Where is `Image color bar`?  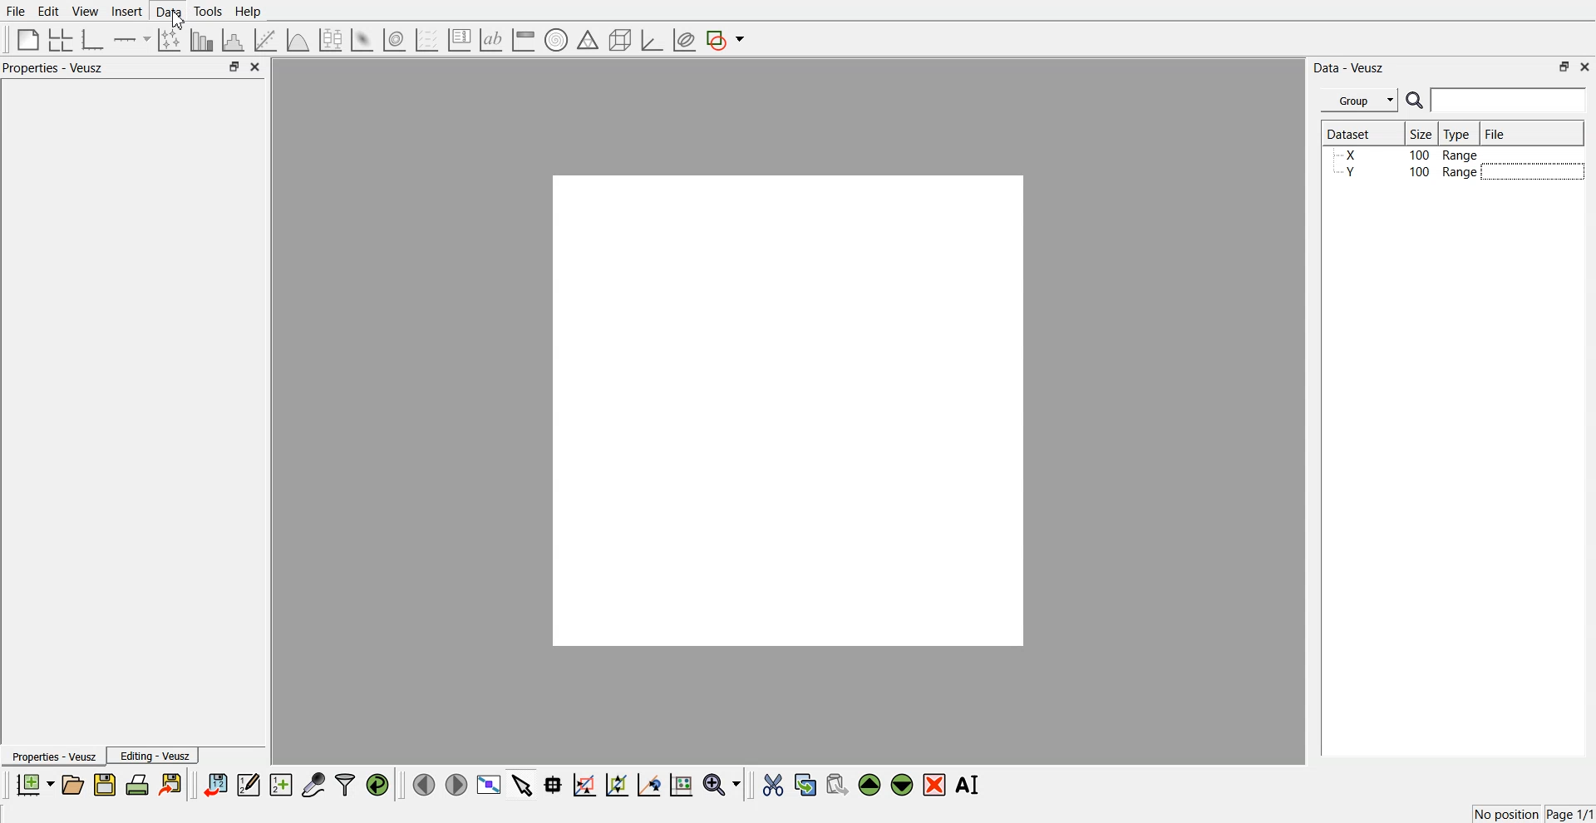 Image color bar is located at coordinates (524, 39).